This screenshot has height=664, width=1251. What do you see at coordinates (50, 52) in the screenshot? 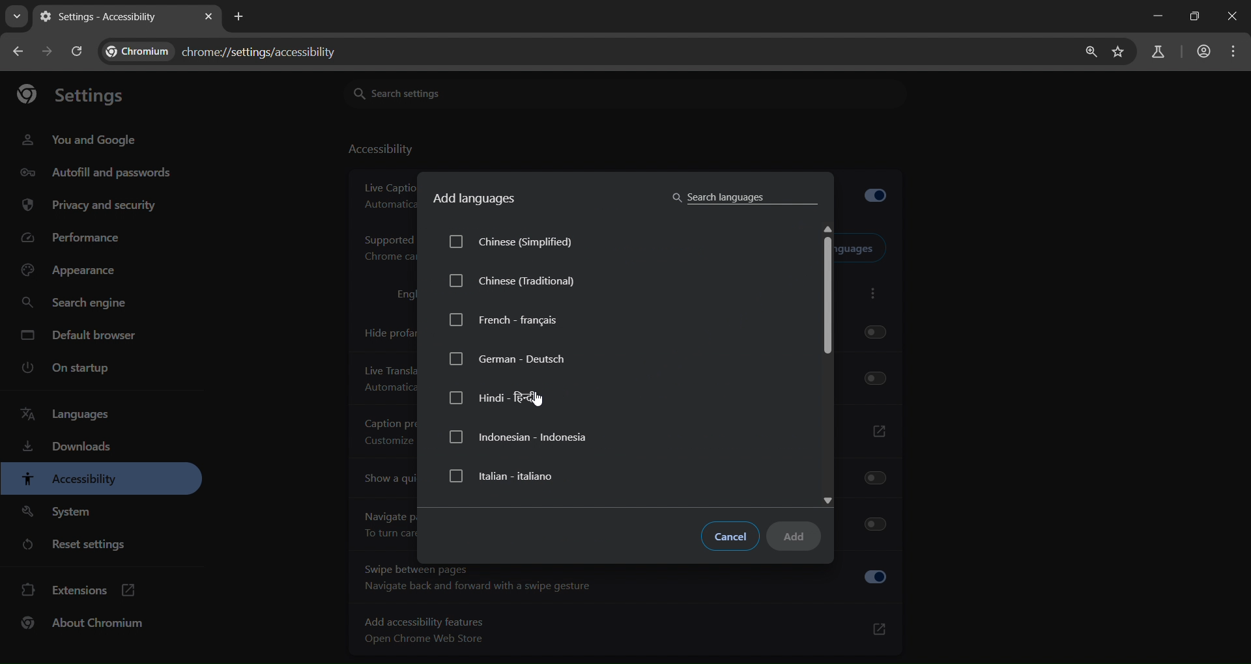
I see `go forward one page` at bounding box center [50, 52].